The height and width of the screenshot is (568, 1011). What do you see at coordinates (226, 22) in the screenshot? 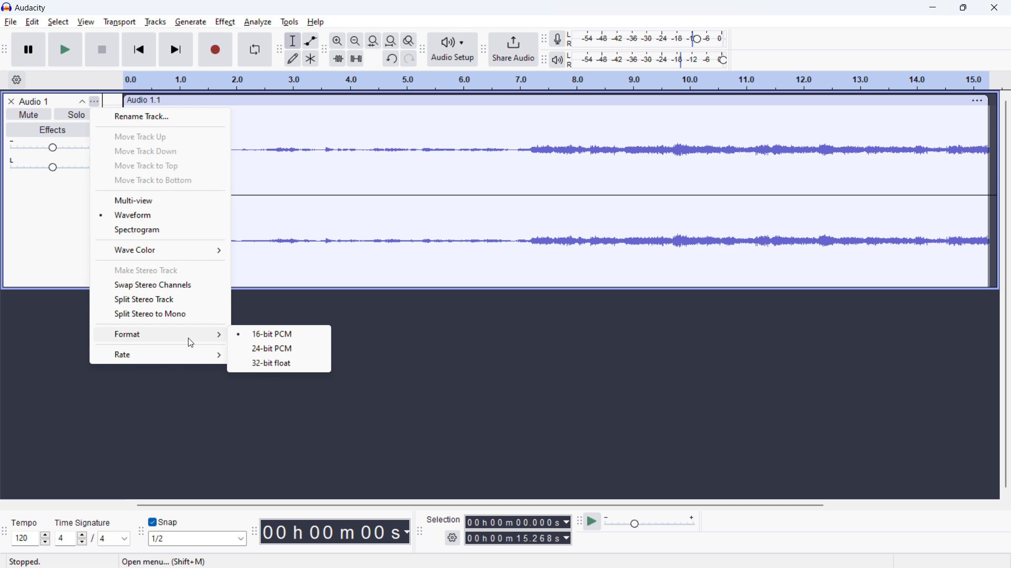
I see `effect` at bounding box center [226, 22].